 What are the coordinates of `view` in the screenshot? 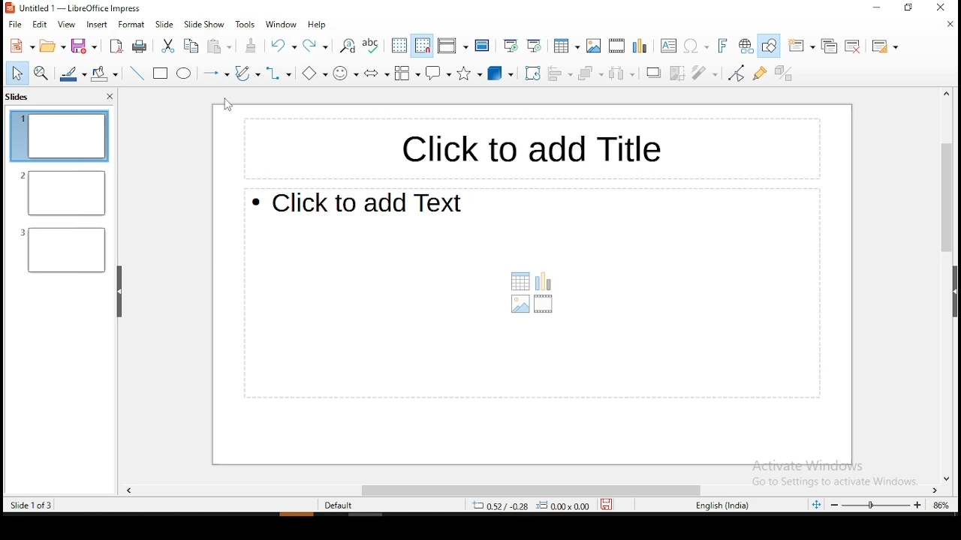 It's located at (65, 25).